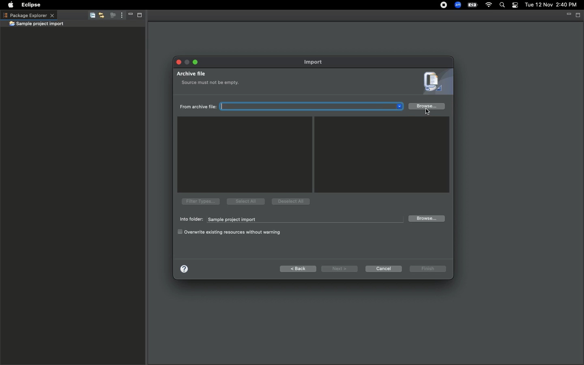 The width and height of the screenshot is (584, 365). Describe the element at coordinates (230, 232) in the screenshot. I see `Overwrite existing resources without warning` at that location.